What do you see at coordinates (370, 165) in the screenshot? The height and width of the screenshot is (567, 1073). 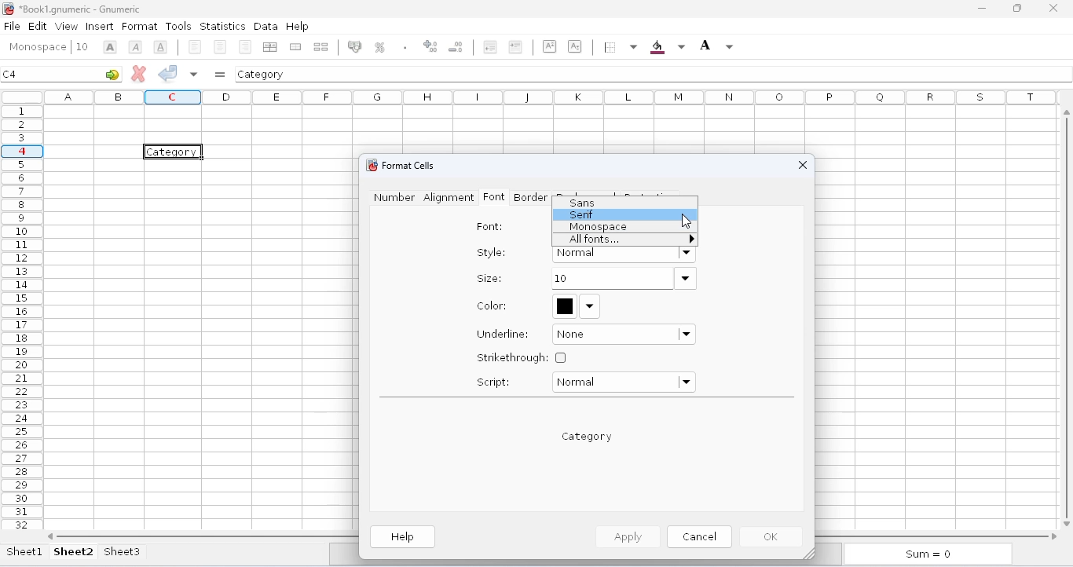 I see `logo` at bounding box center [370, 165].